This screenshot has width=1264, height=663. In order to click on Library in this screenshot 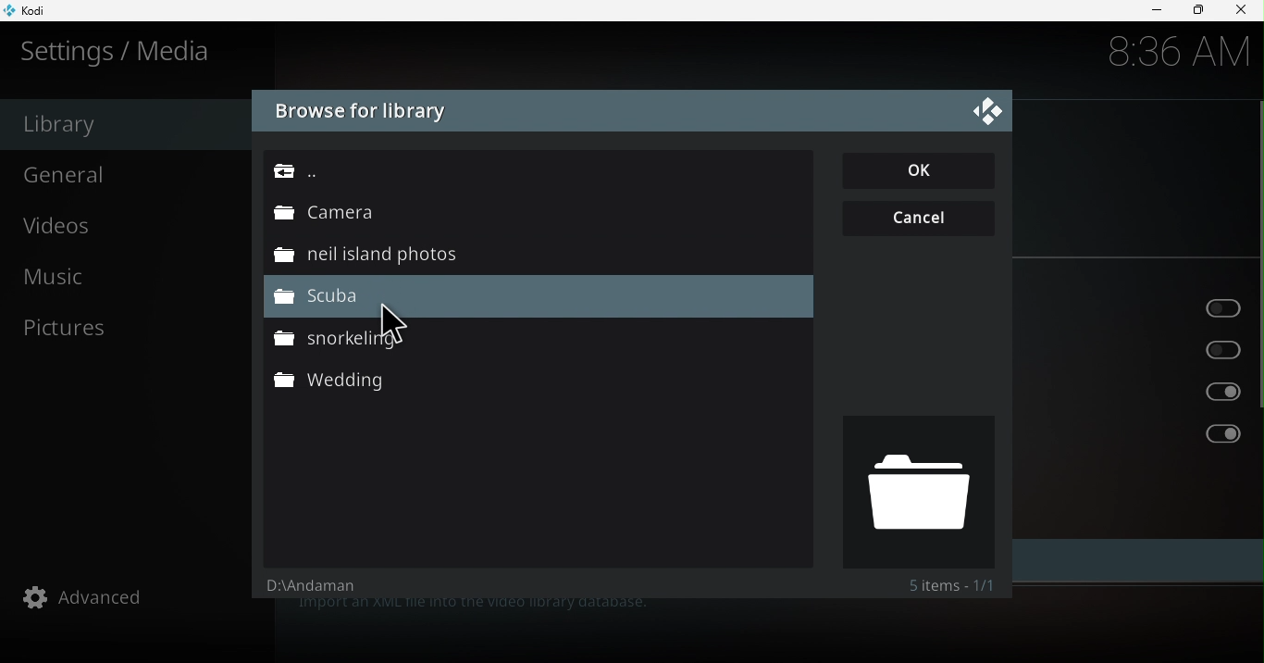, I will do `click(123, 124)`.